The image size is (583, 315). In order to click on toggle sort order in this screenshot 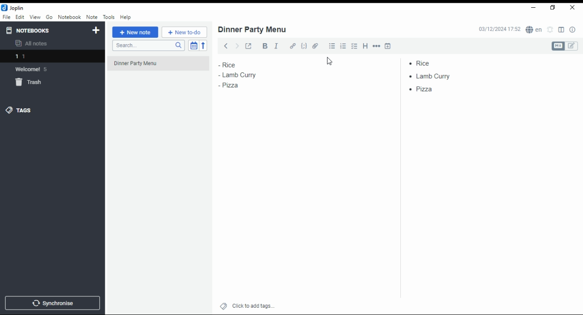, I will do `click(193, 45)`.